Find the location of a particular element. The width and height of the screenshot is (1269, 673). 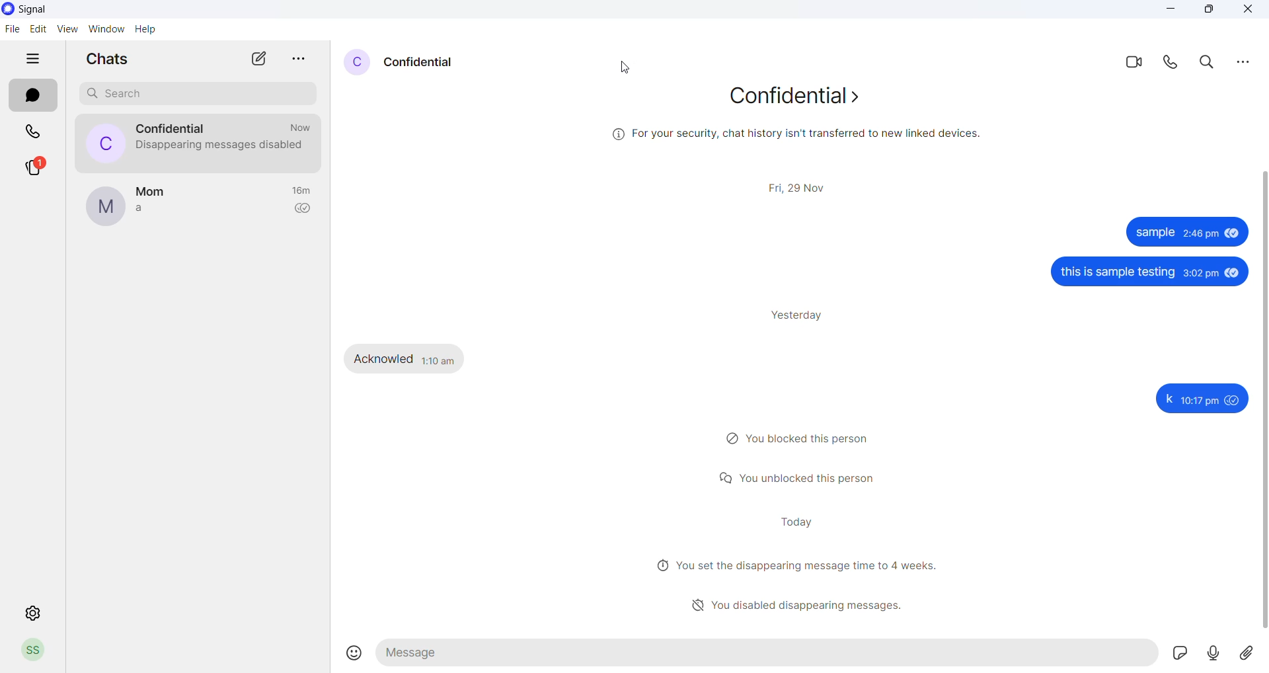

settings is located at coordinates (34, 614).